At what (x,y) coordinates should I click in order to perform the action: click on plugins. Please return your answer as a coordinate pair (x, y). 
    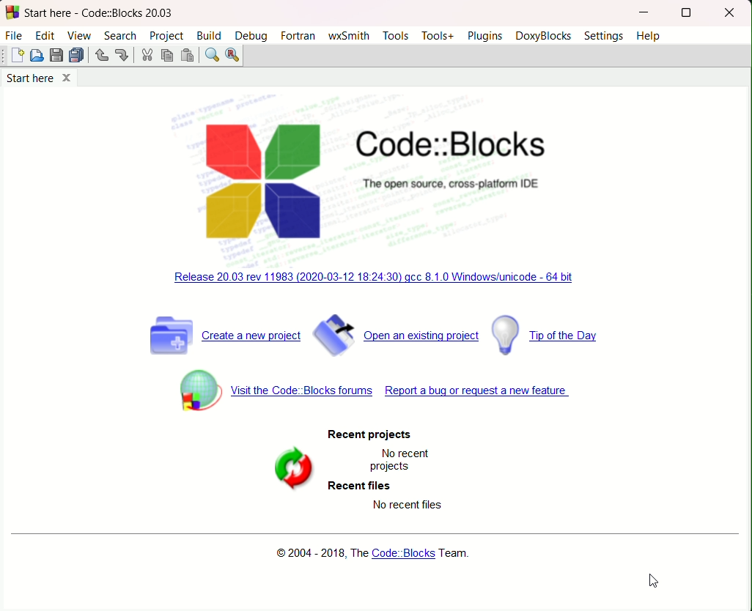
    Looking at the image, I should click on (484, 37).